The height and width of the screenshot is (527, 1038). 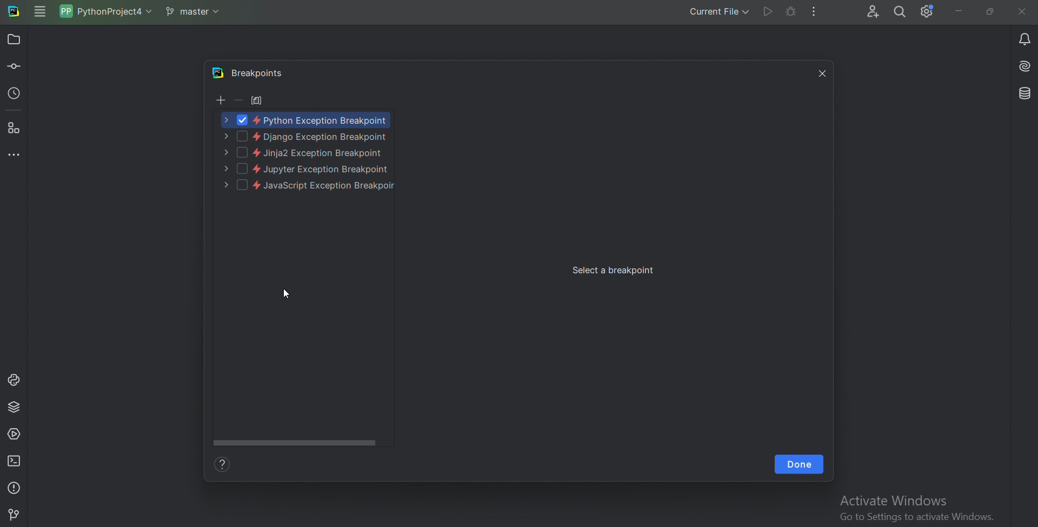 I want to click on Code with me, so click(x=872, y=12).